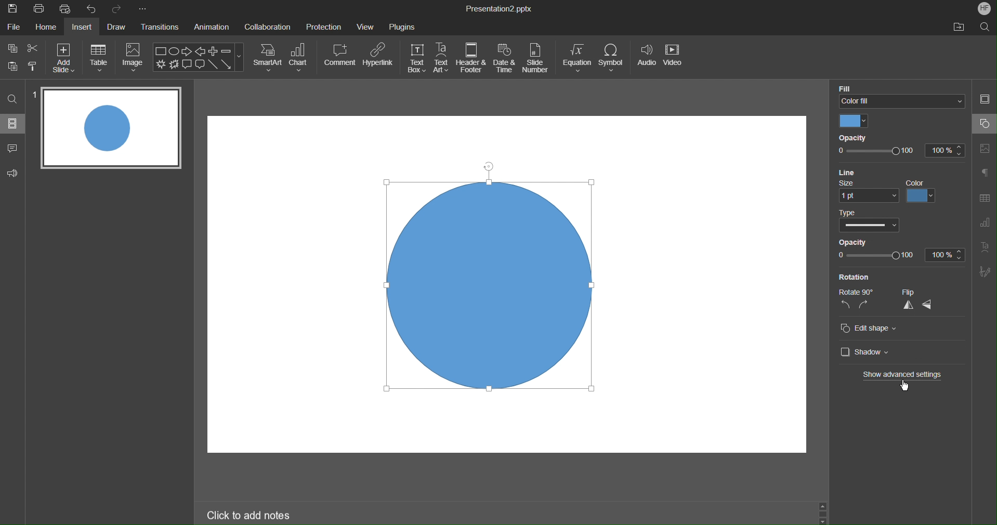 The height and width of the screenshot is (525, 997). I want to click on Text Box, so click(416, 58).